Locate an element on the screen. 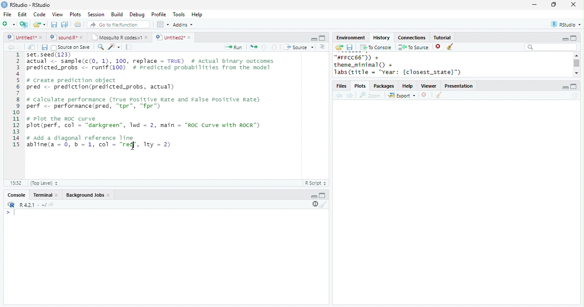 The height and width of the screenshot is (307, 584). History is located at coordinates (381, 38).